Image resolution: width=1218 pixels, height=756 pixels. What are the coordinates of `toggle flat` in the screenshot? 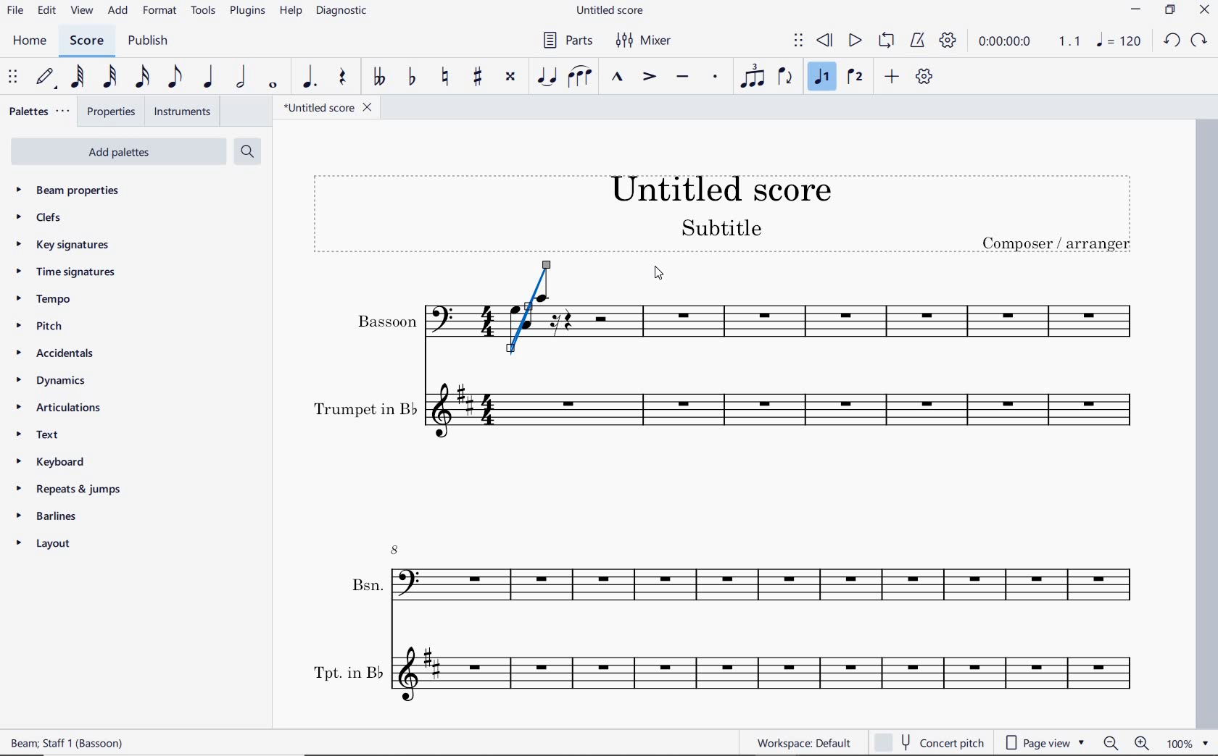 It's located at (413, 76).